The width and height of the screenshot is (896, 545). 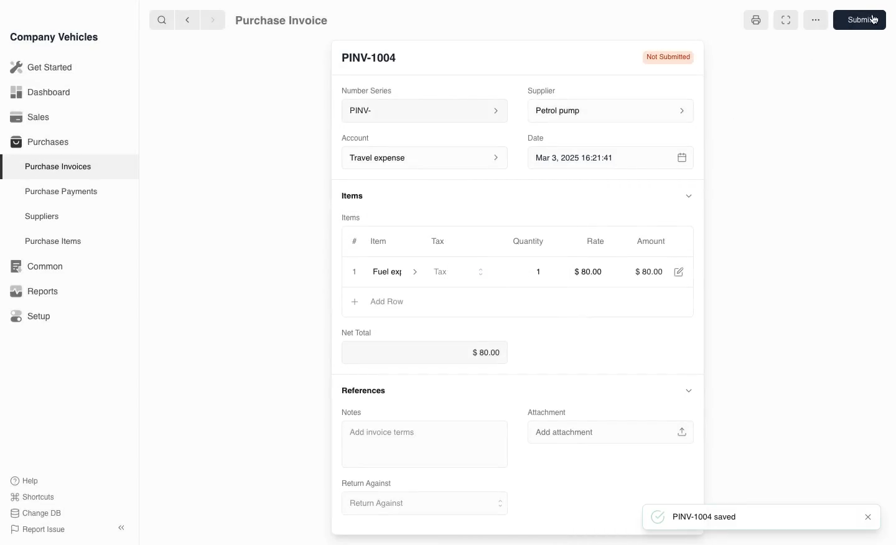 What do you see at coordinates (689, 195) in the screenshot?
I see `collapse` at bounding box center [689, 195].